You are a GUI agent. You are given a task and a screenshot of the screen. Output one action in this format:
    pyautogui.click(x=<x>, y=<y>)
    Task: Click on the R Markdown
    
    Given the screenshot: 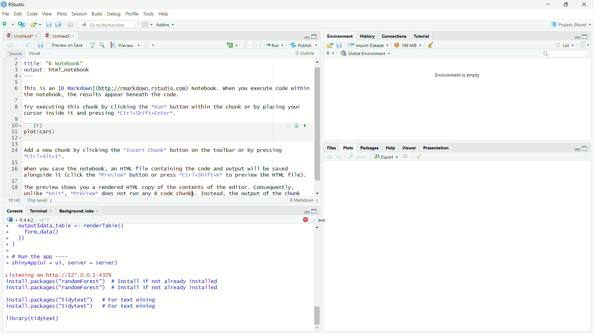 What is the action you would take?
    pyautogui.click(x=304, y=200)
    